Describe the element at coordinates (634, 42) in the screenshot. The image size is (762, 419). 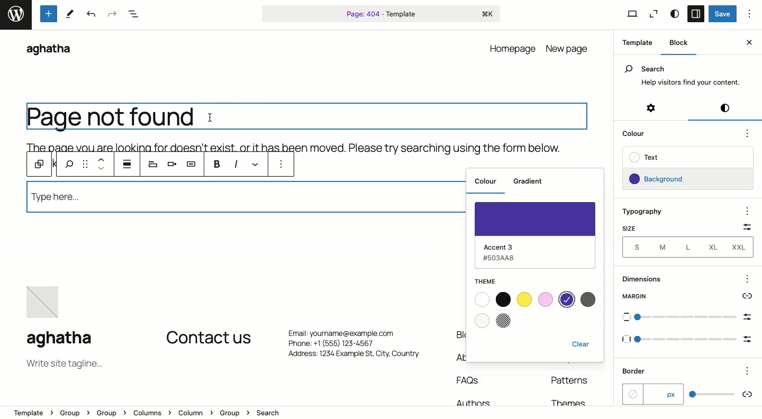
I see `Template` at that location.